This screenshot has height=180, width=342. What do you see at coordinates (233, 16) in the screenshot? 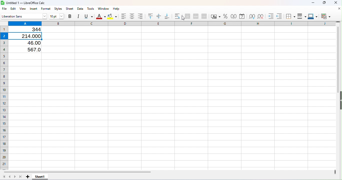
I see `Format as number` at bounding box center [233, 16].